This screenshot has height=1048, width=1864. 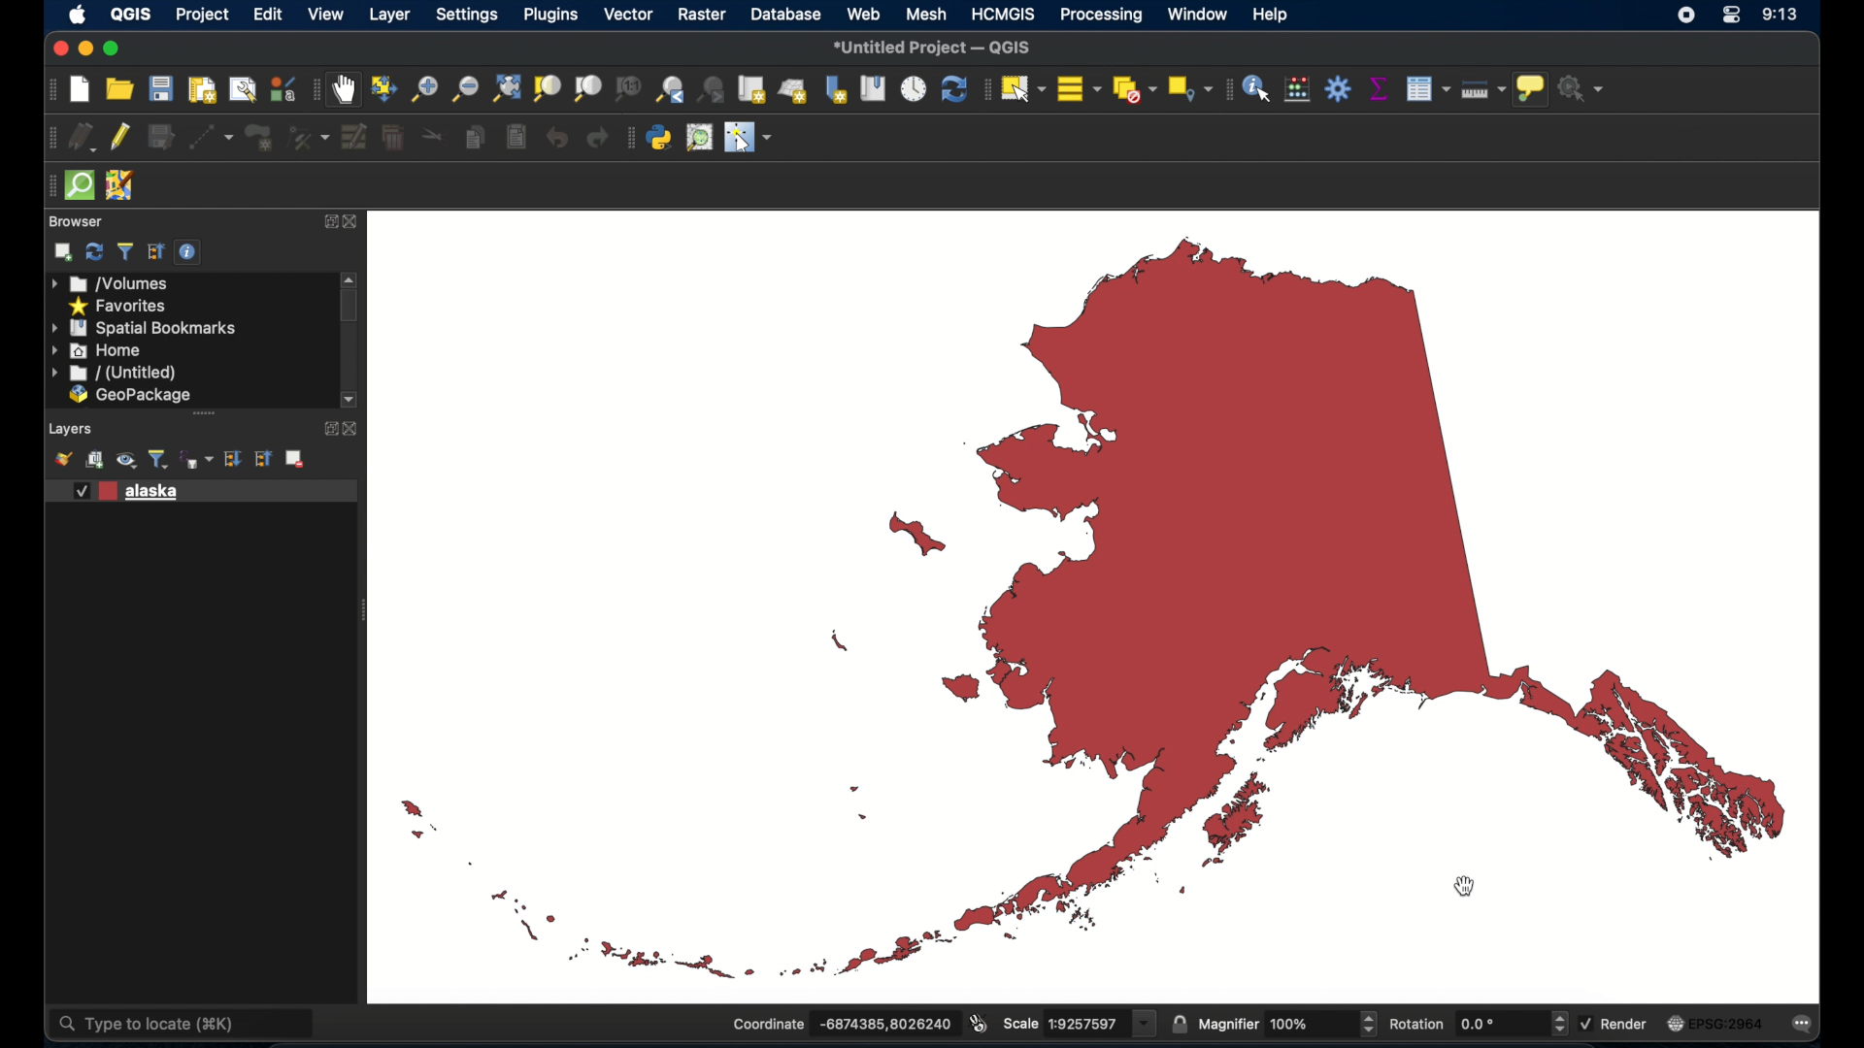 I want to click on minimize, so click(x=85, y=49).